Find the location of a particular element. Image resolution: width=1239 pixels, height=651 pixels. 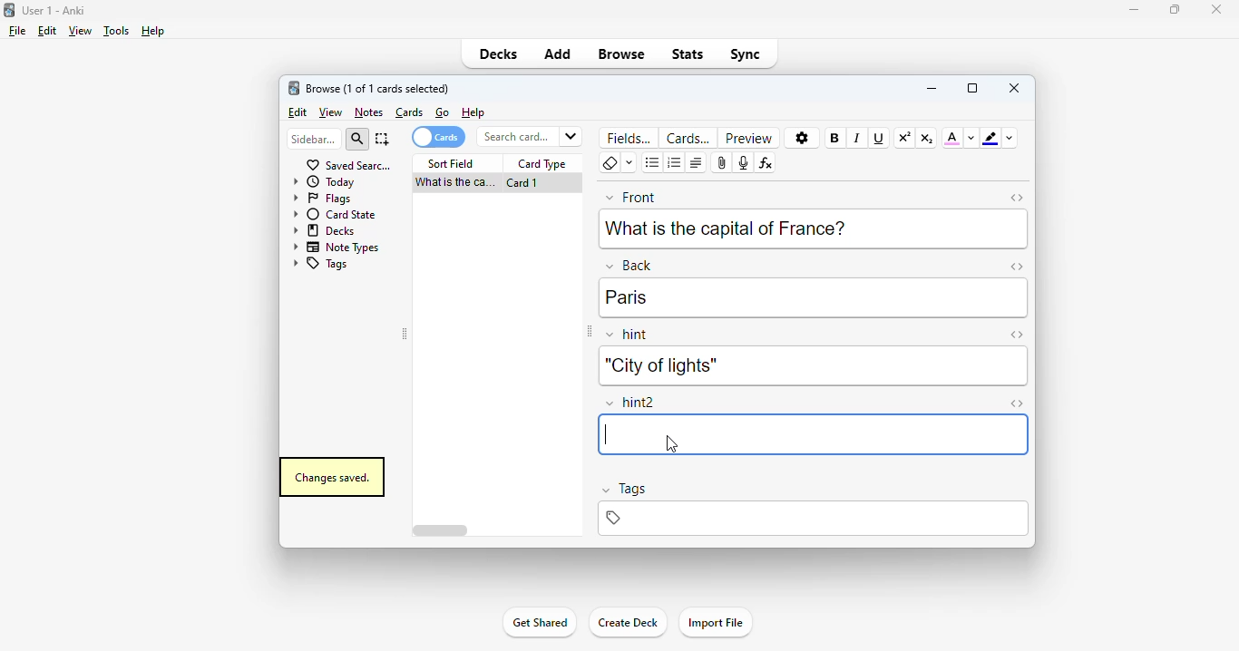

cards is located at coordinates (688, 138).